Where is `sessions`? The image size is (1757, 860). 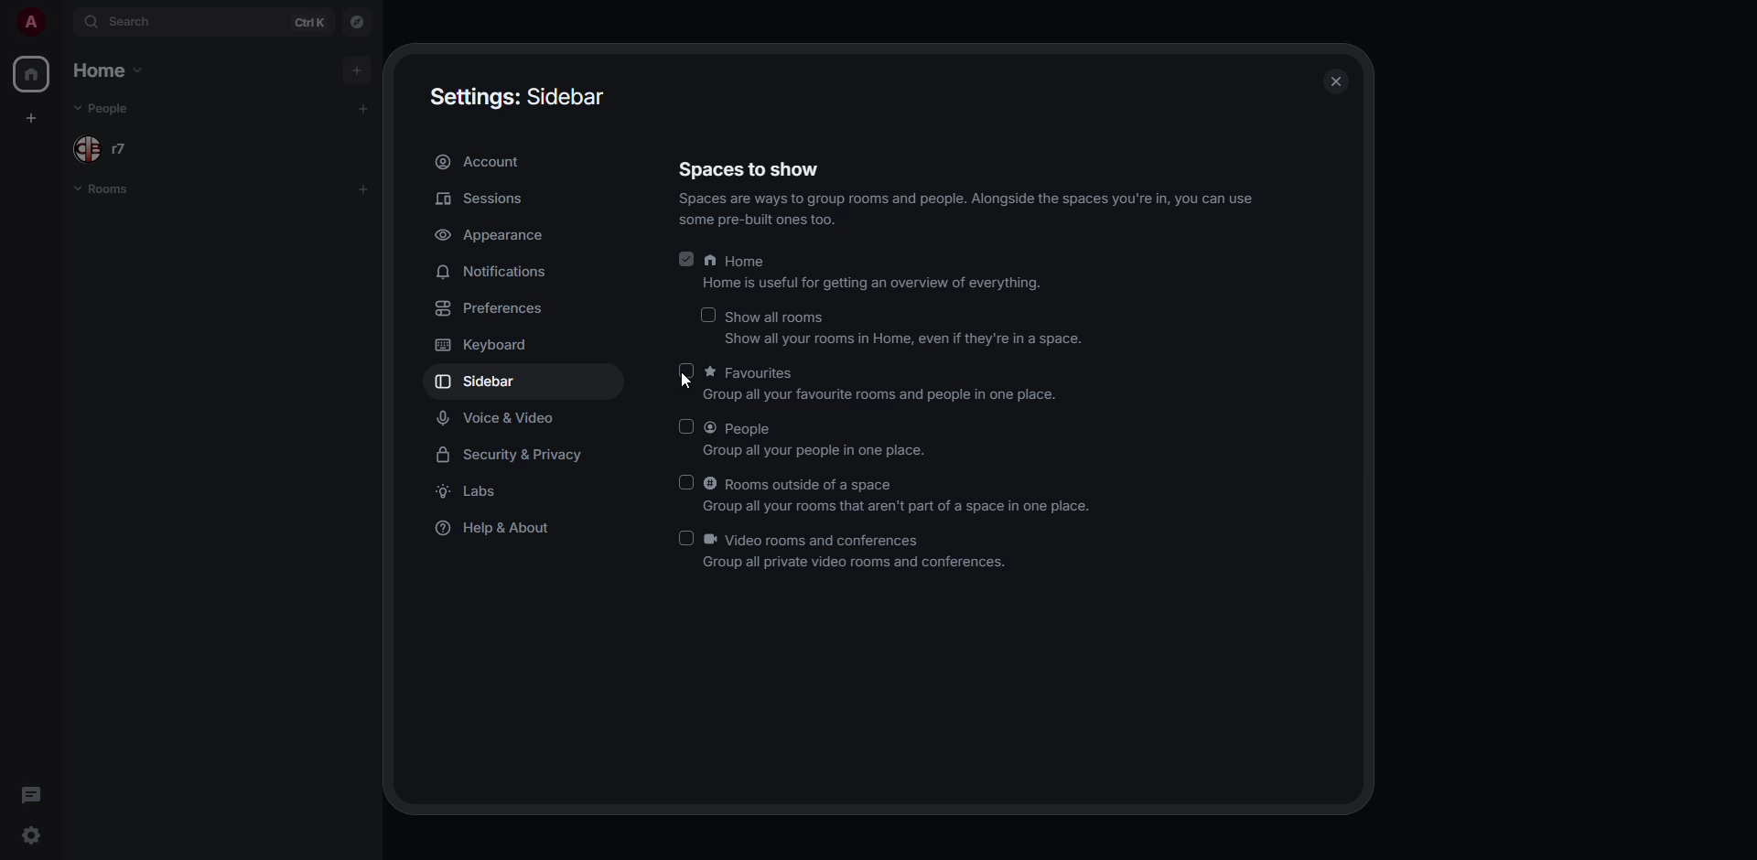 sessions is located at coordinates (481, 198).